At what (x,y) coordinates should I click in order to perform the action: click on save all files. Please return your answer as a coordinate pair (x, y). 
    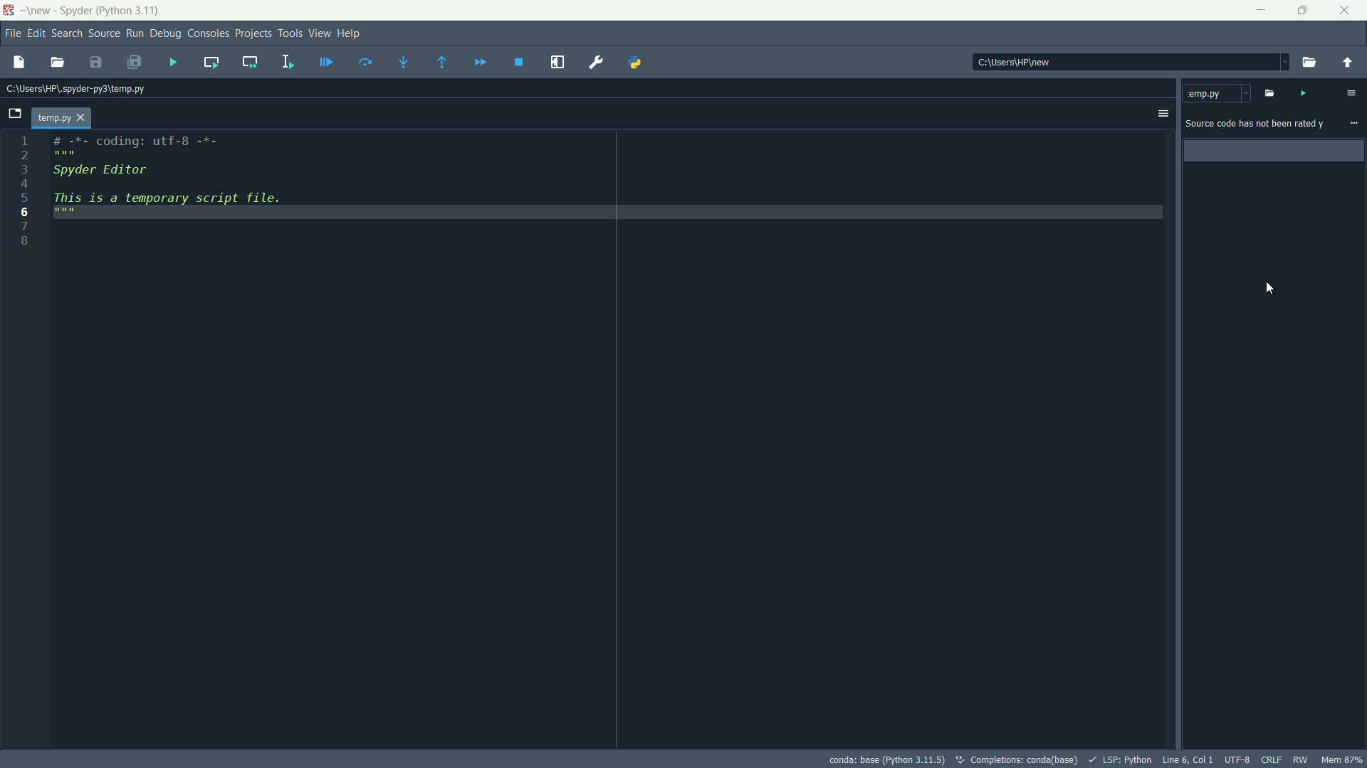
    Looking at the image, I should click on (135, 63).